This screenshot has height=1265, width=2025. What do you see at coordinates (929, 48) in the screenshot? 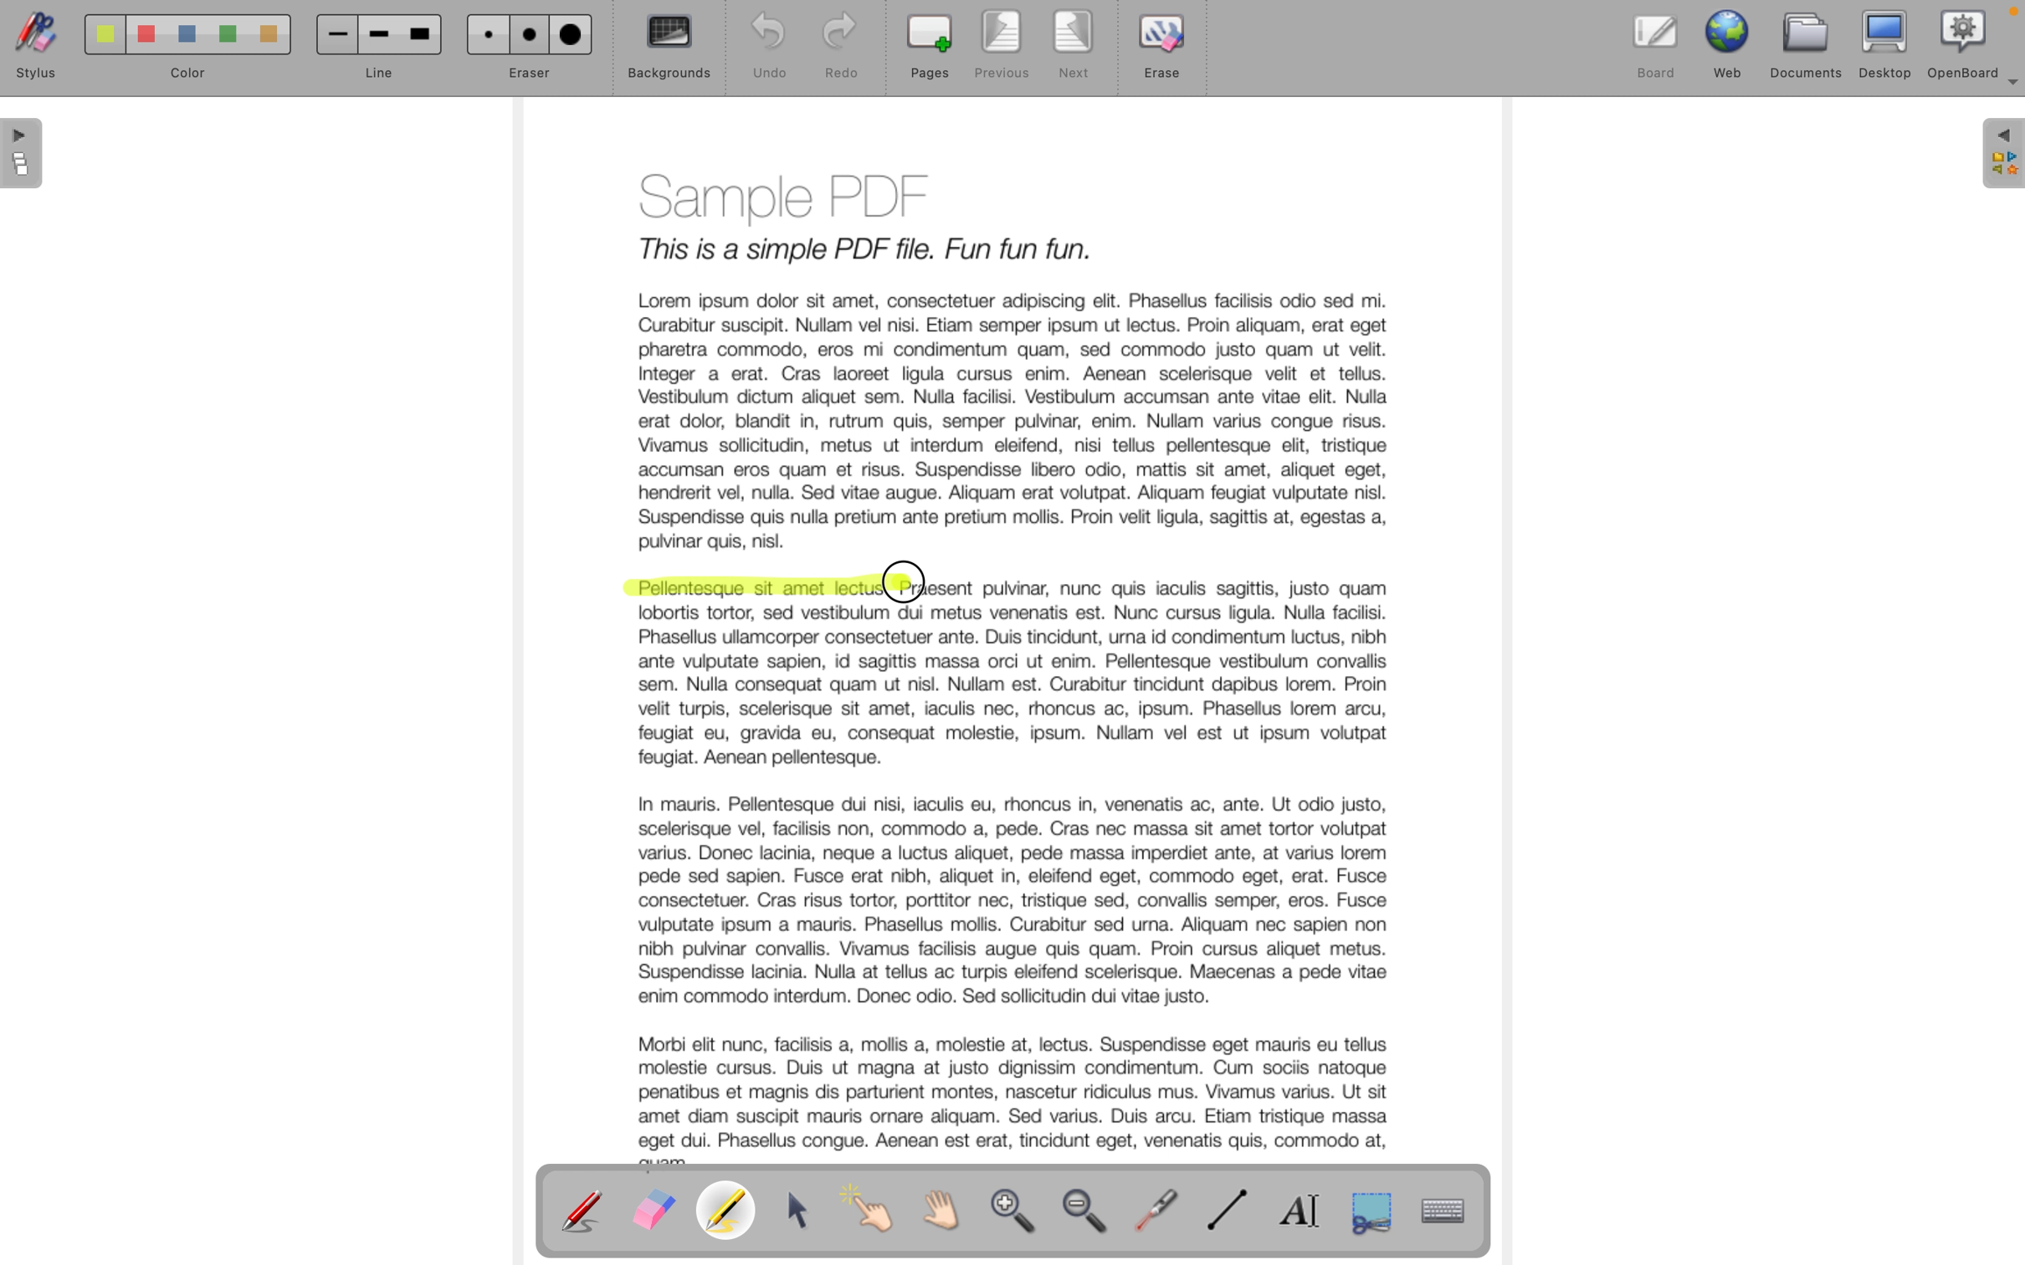
I see `pages` at bounding box center [929, 48].